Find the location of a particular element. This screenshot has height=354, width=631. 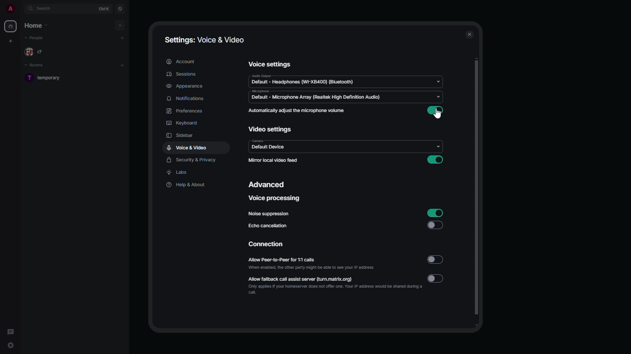

people is located at coordinates (36, 38).